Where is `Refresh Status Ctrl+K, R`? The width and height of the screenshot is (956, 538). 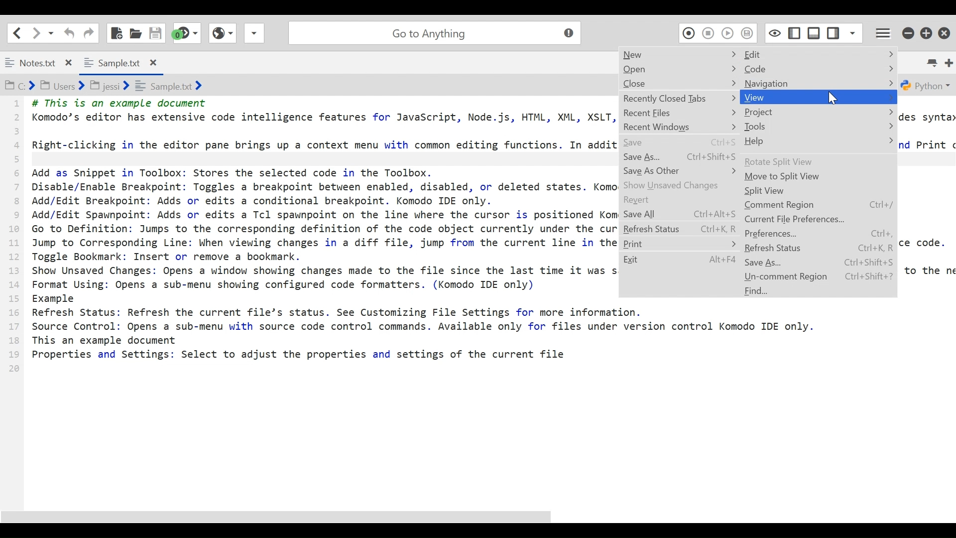 Refresh Status Ctrl+K, R is located at coordinates (818, 248).